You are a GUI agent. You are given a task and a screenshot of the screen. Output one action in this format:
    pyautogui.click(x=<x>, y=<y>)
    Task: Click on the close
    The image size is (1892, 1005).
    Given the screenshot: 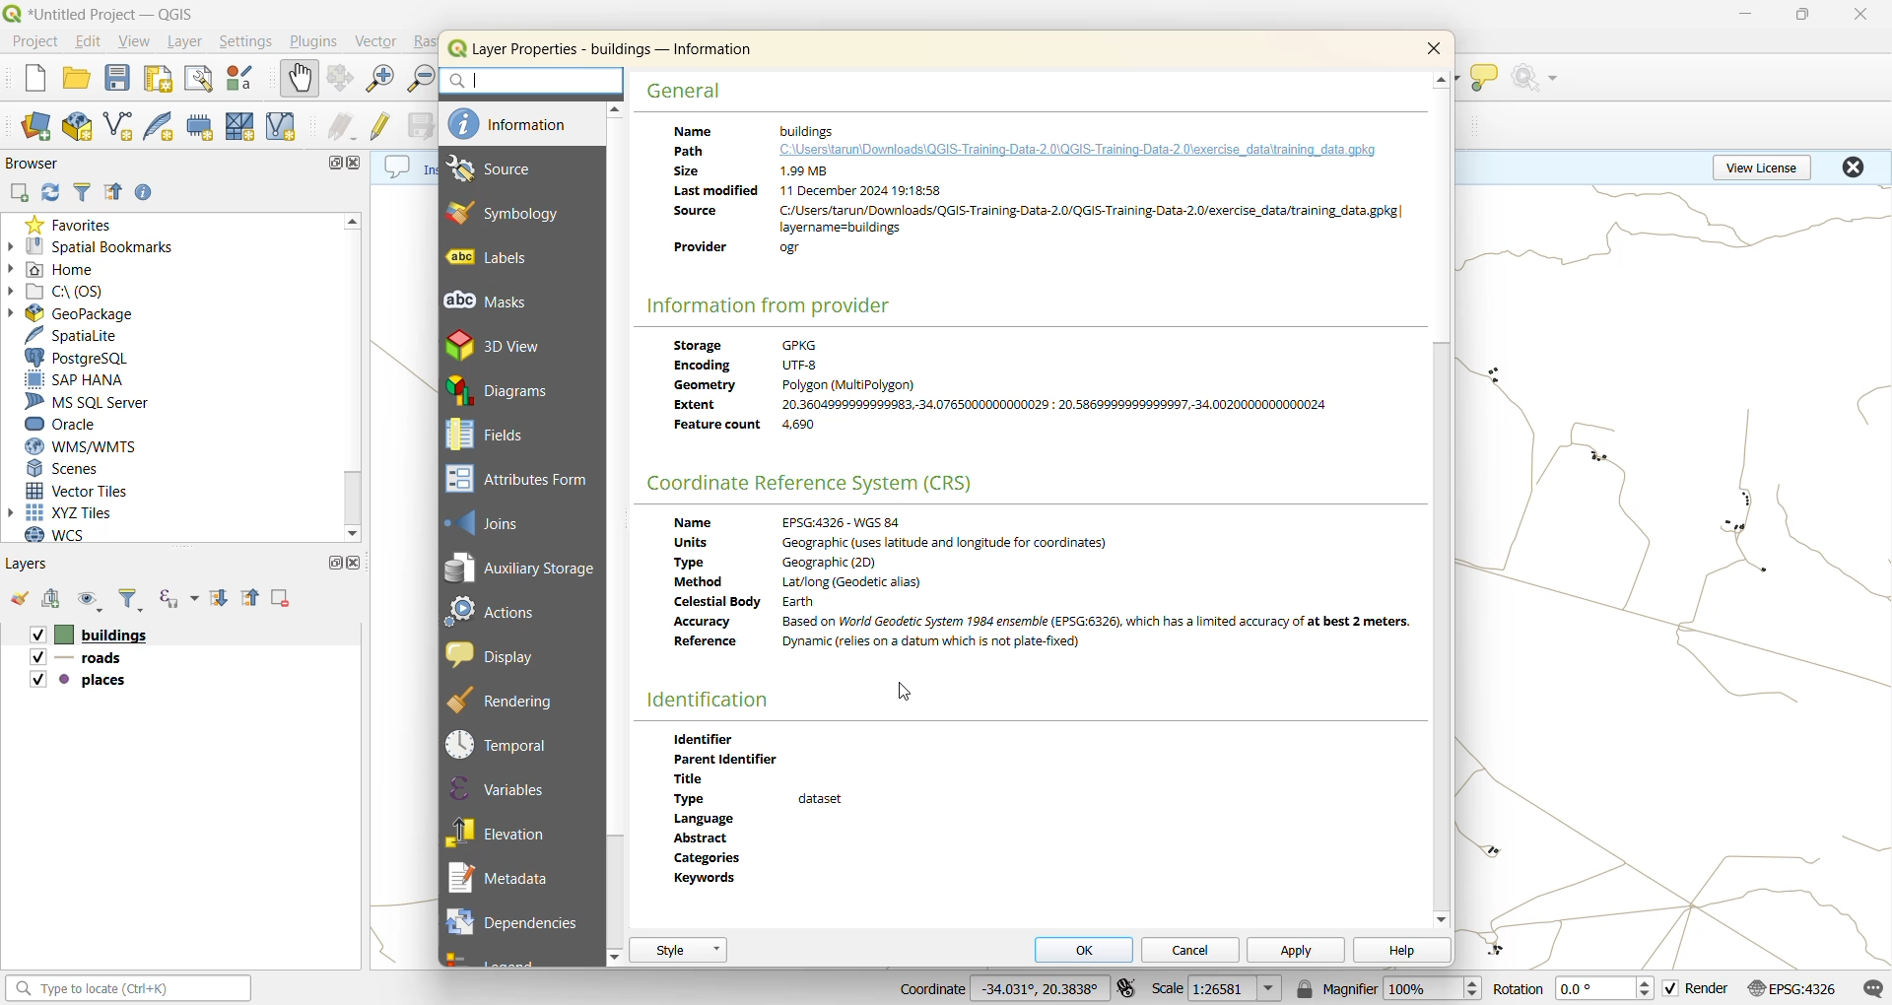 What is the action you would take?
    pyautogui.click(x=352, y=562)
    